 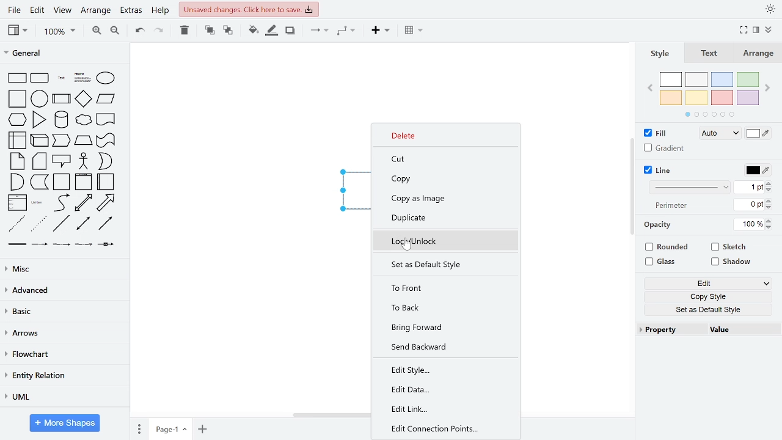 I want to click on dashed line, so click(x=16, y=223).